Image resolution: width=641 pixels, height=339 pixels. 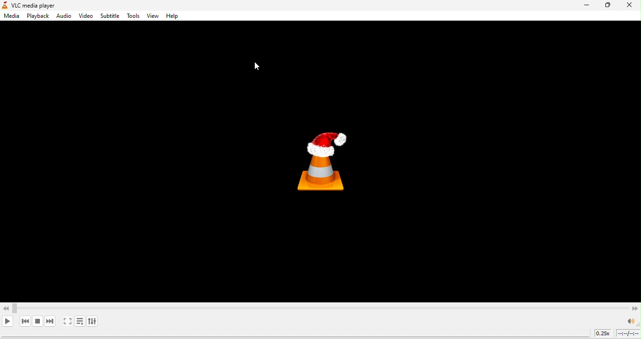 What do you see at coordinates (336, 157) in the screenshot?
I see `vlc media player logo` at bounding box center [336, 157].